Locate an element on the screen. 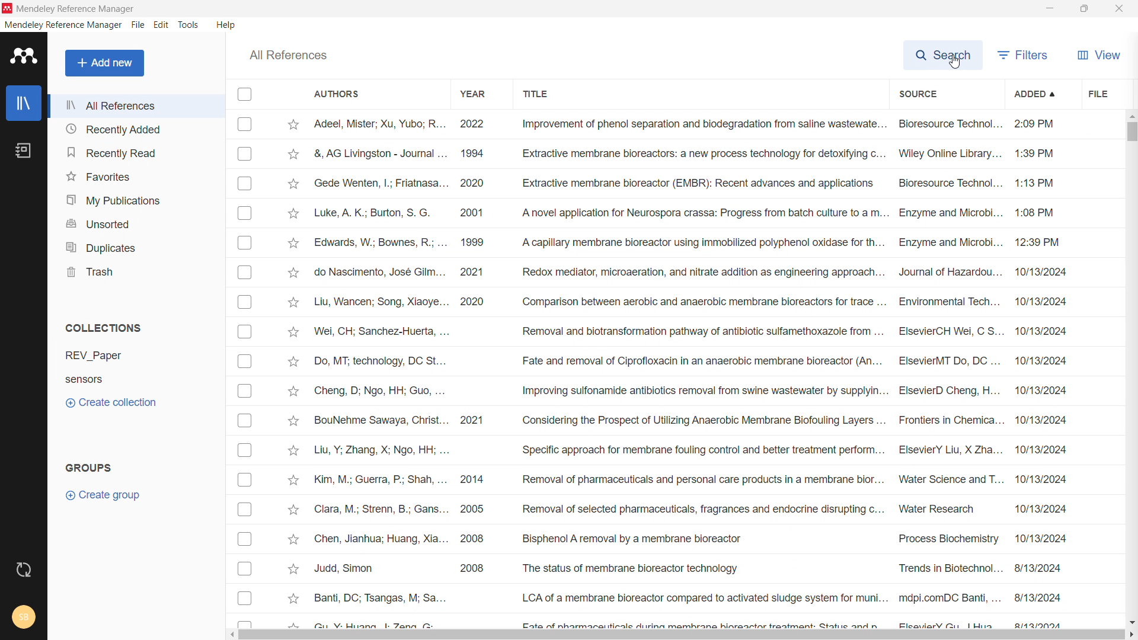  file is located at coordinates (138, 25).